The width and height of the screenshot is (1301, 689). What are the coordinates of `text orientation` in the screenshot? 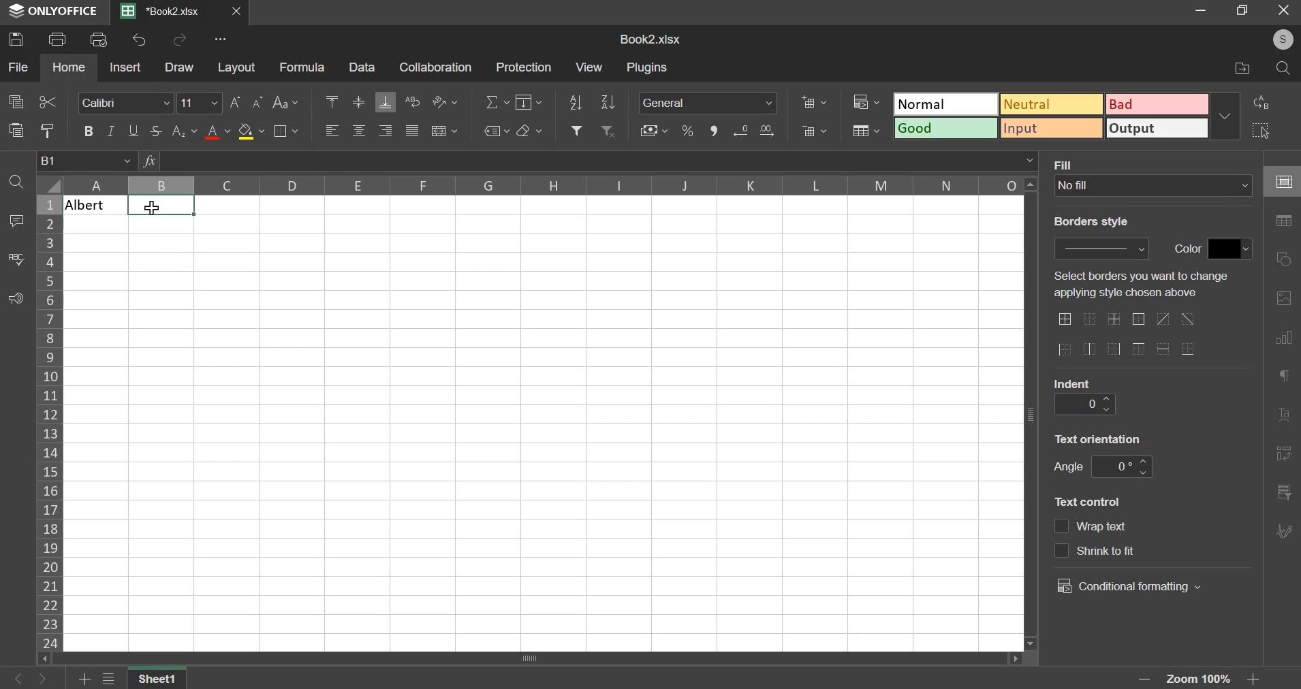 It's located at (1103, 440).